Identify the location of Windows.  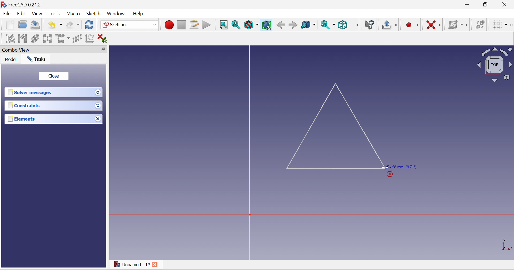
(117, 13).